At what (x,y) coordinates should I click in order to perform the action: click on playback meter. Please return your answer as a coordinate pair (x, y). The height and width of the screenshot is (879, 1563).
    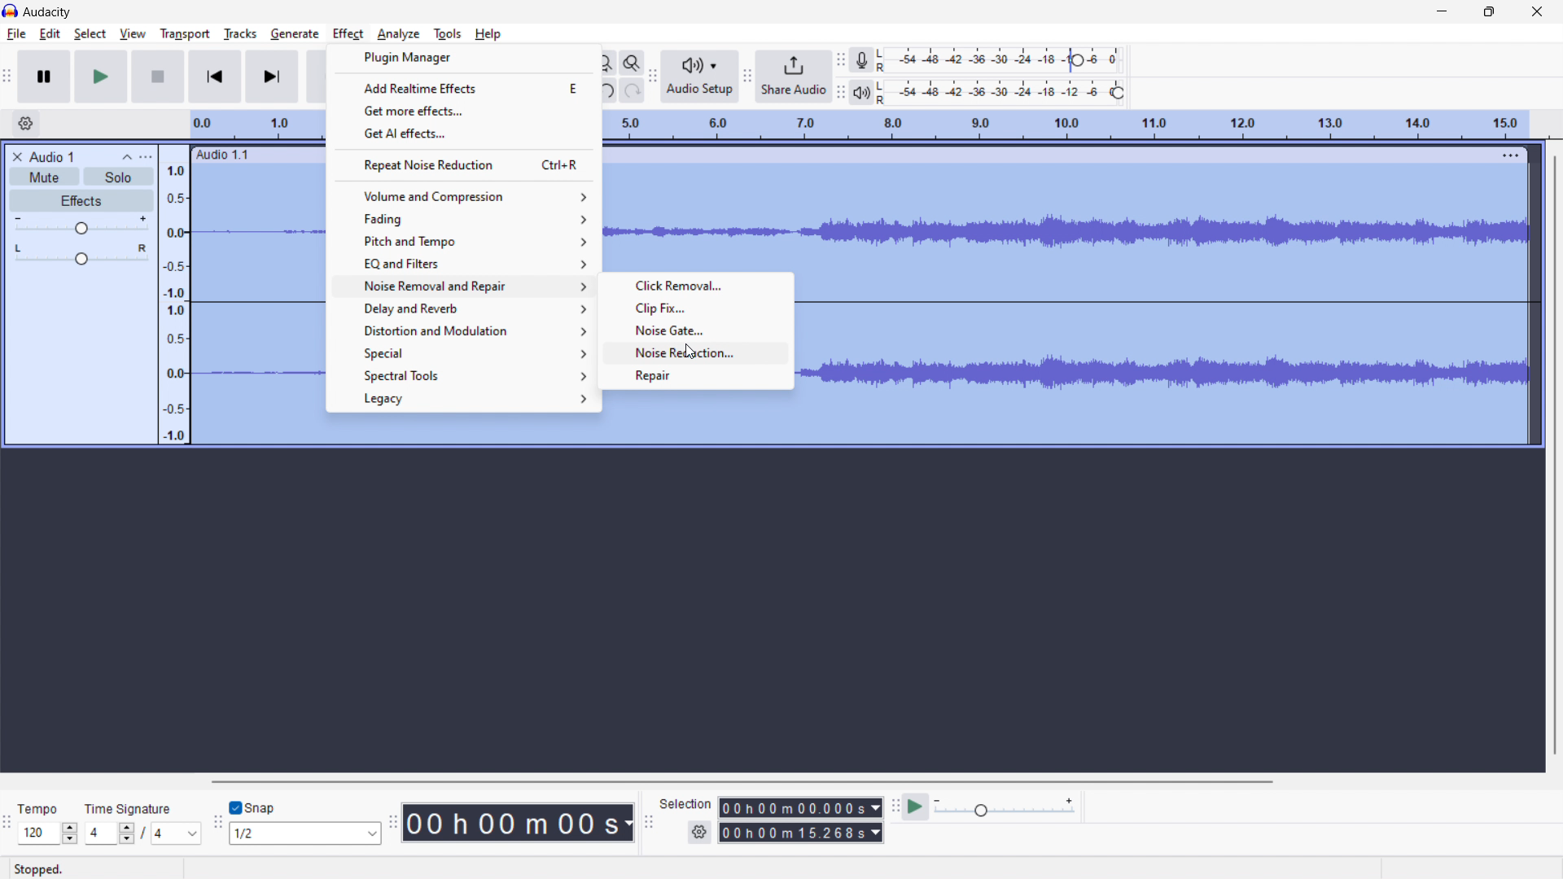
    Looking at the image, I should click on (1009, 92).